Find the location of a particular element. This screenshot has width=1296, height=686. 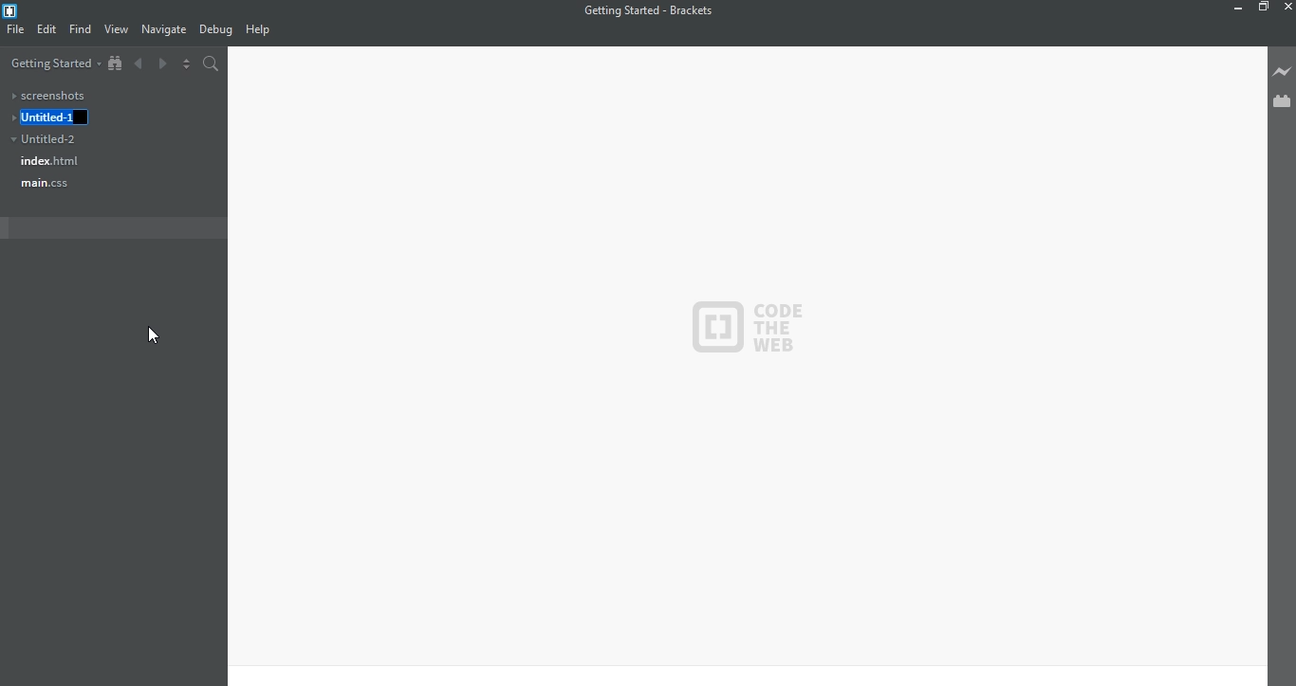

extension manger is located at coordinates (1281, 102).